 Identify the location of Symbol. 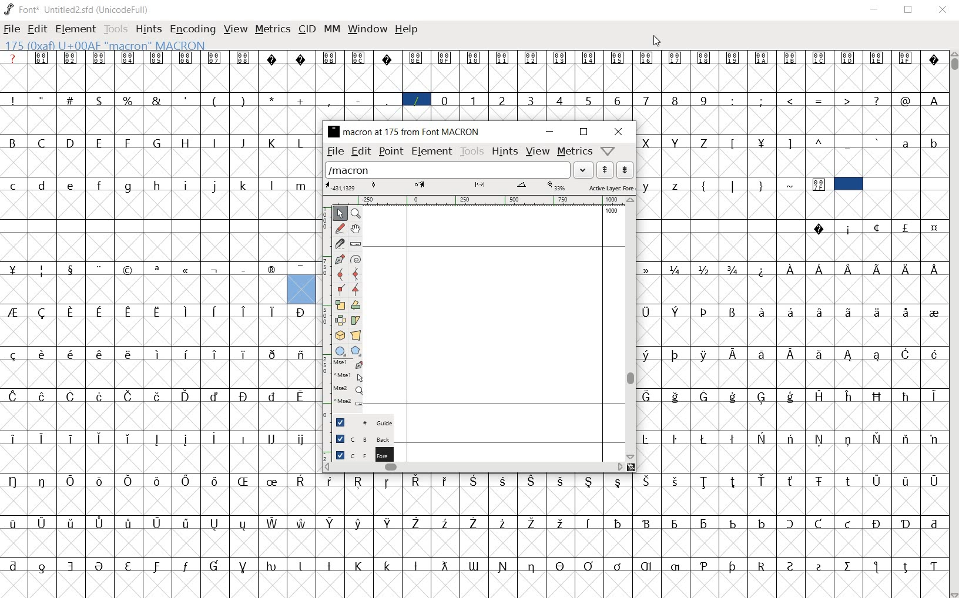
(819, 566).